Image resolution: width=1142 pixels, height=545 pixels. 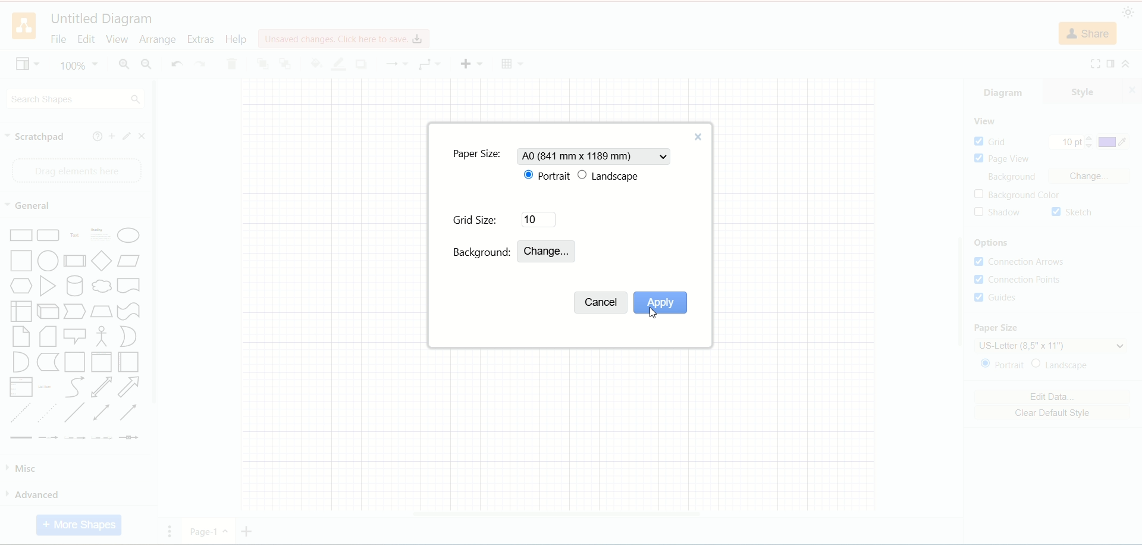 I want to click on Curves, so click(x=74, y=389).